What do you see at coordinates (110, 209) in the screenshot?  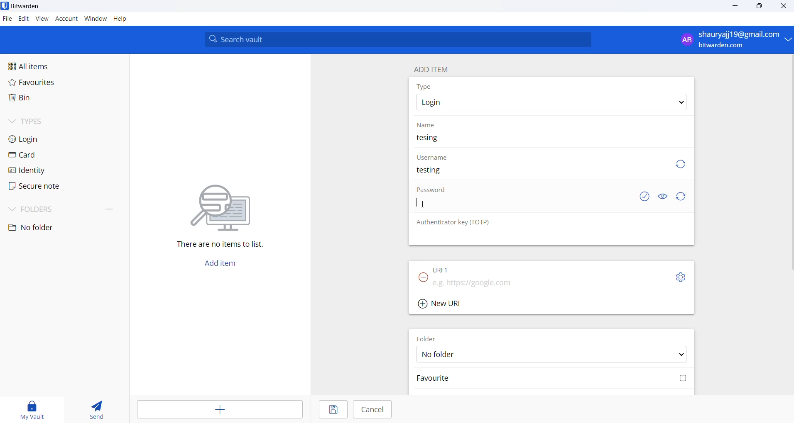 I see `add folder button` at bounding box center [110, 209].